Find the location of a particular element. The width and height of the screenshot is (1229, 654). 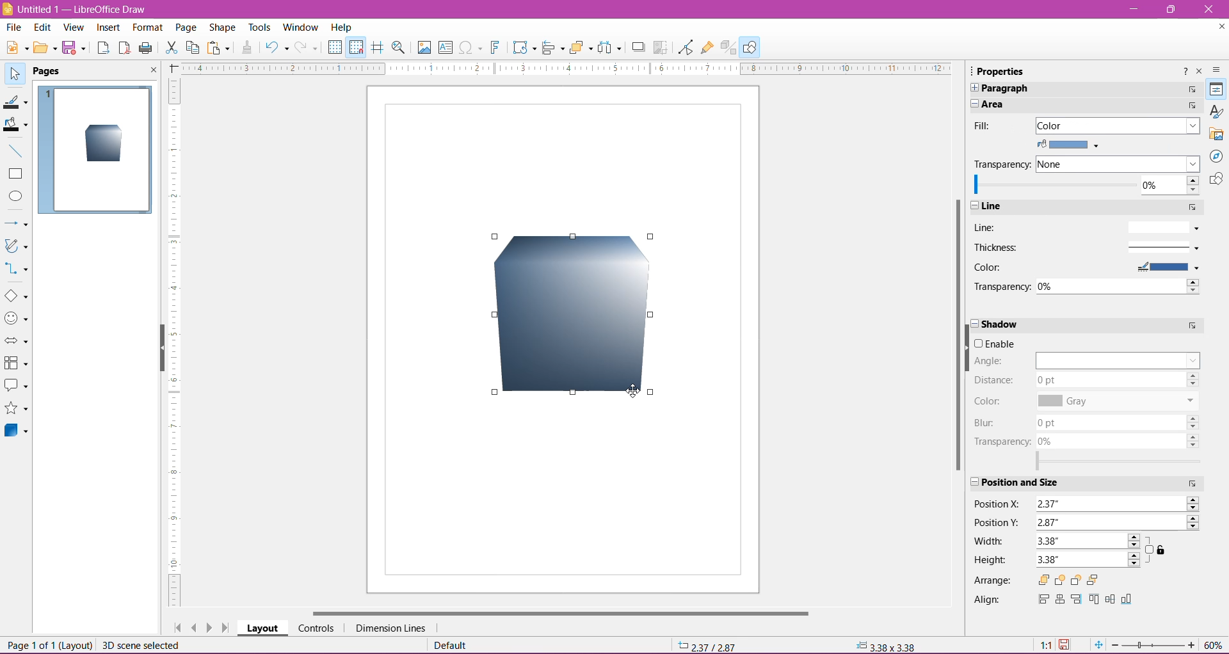

View is located at coordinates (74, 29).